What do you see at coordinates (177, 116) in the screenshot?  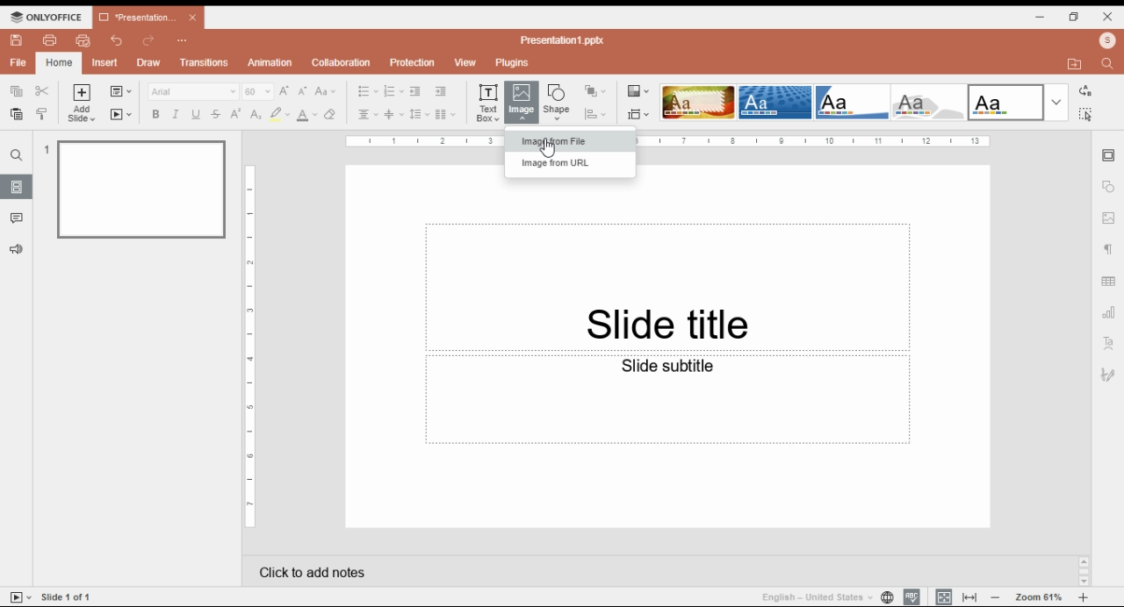 I see `italics` at bounding box center [177, 116].